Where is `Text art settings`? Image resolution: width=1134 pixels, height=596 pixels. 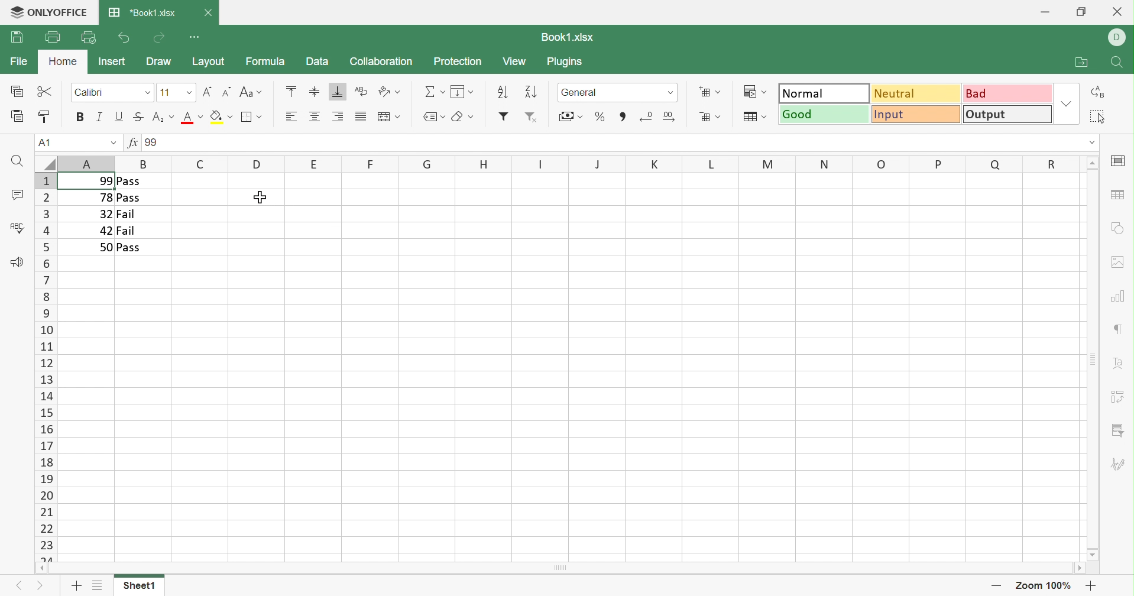 Text art settings is located at coordinates (1119, 363).